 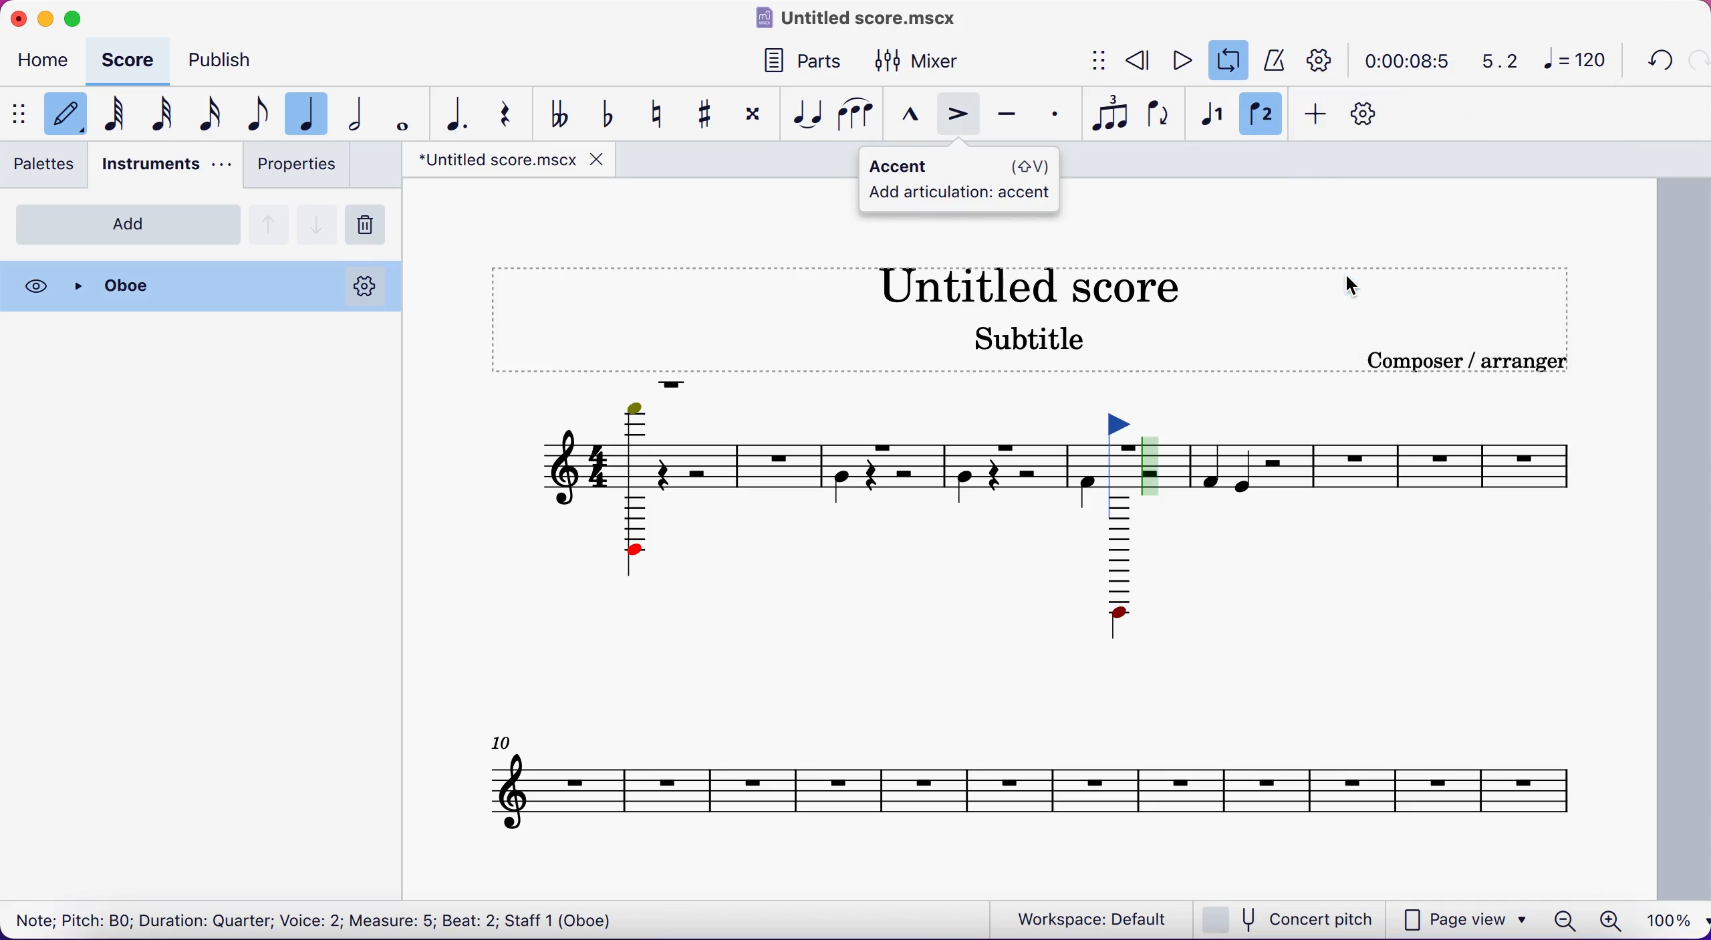 I want to click on playback loop, so click(x=1230, y=61).